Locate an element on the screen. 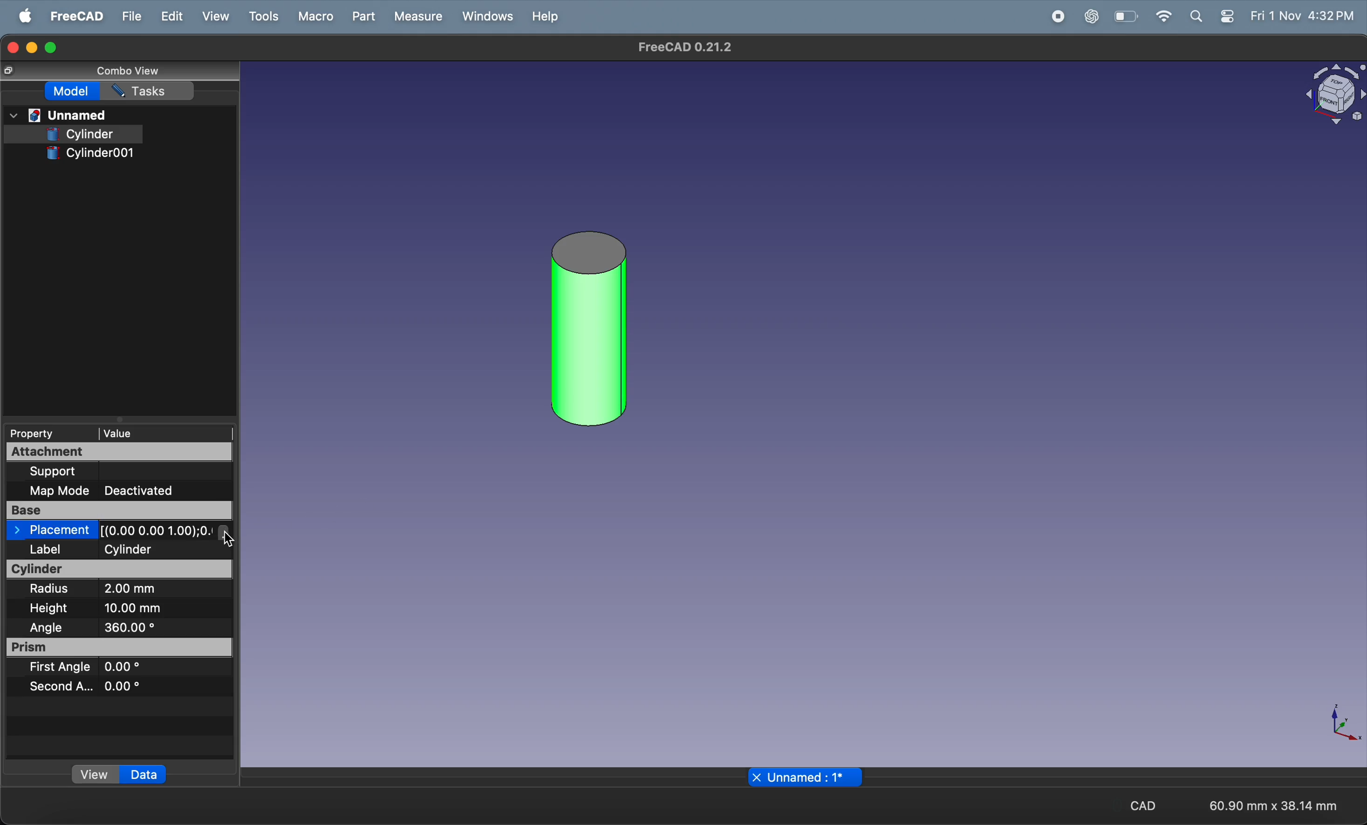 The height and width of the screenshot is (825, 1367). view is located at coordinates (96, 775).